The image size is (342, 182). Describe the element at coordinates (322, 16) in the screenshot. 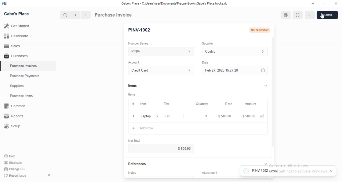

I see `Cursor` at that location.